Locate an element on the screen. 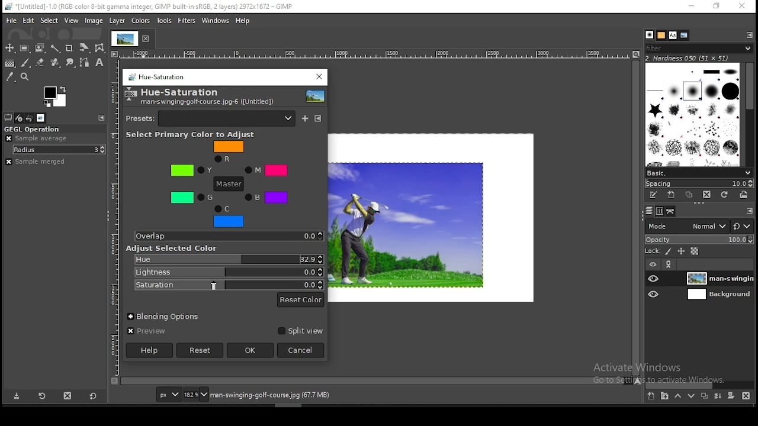 This screenshot has height=426, width=758. brushes is located at coordinates (648, 34).